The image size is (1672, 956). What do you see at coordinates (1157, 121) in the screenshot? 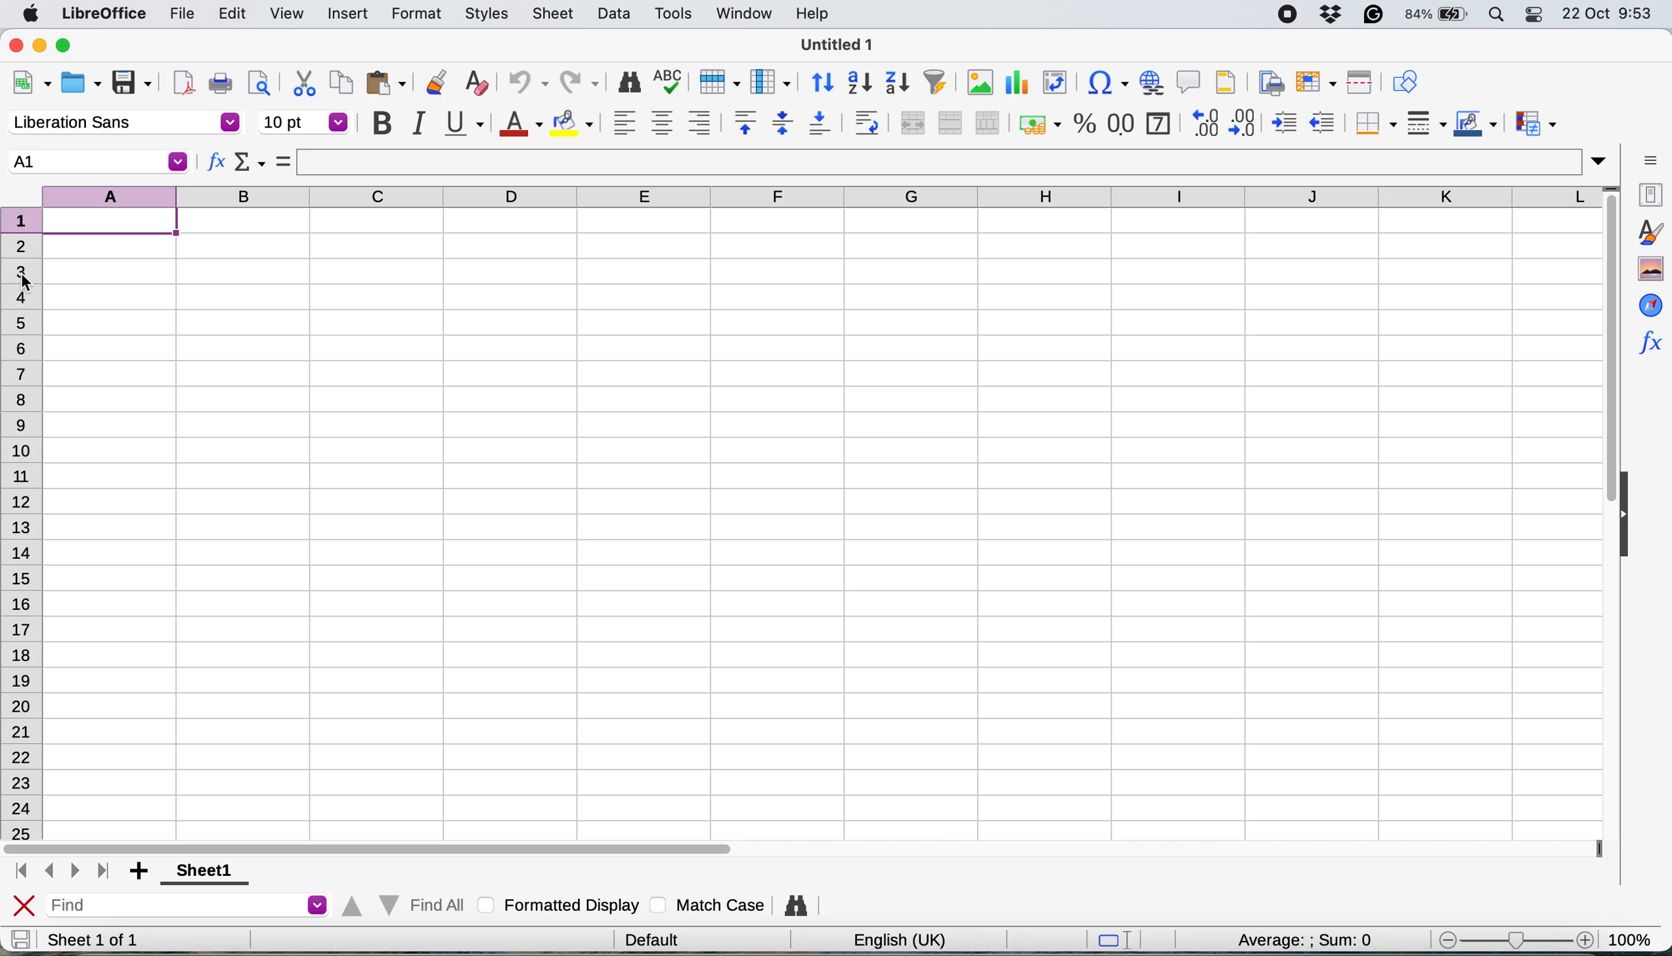
I see `format as date` at bounding box center [1157, 121].